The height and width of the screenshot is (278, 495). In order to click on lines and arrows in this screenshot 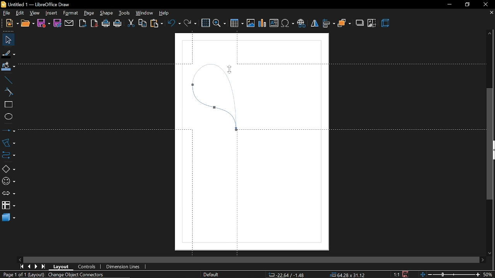, I will do `click(9, 130)`.